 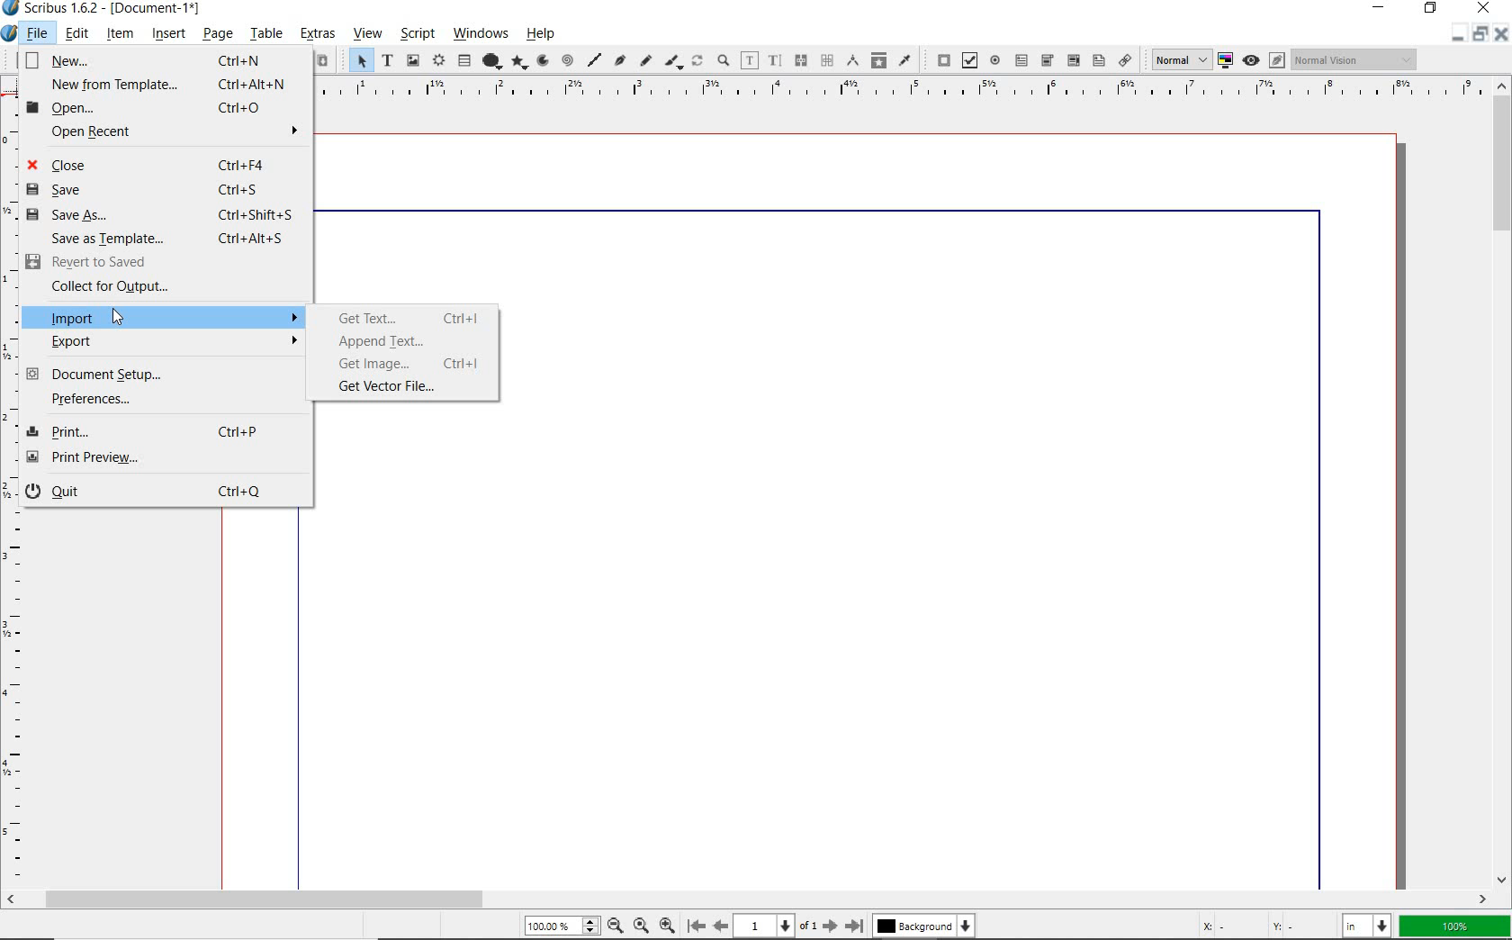 What do you see at coordinates (593, 61) in the screenshot?
I see `line` at bounding box center [593, 61].